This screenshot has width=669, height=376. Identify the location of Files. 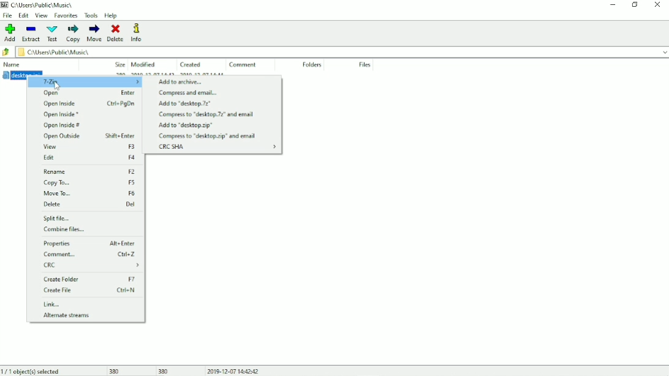
(365, 65).